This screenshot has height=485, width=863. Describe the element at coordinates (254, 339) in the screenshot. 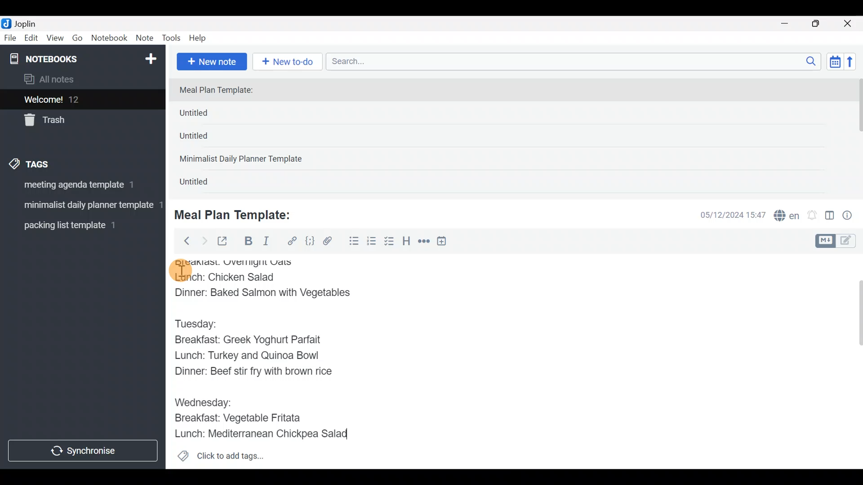

I see `Breakfast: Greek Yoghurt Parfait` at that location.